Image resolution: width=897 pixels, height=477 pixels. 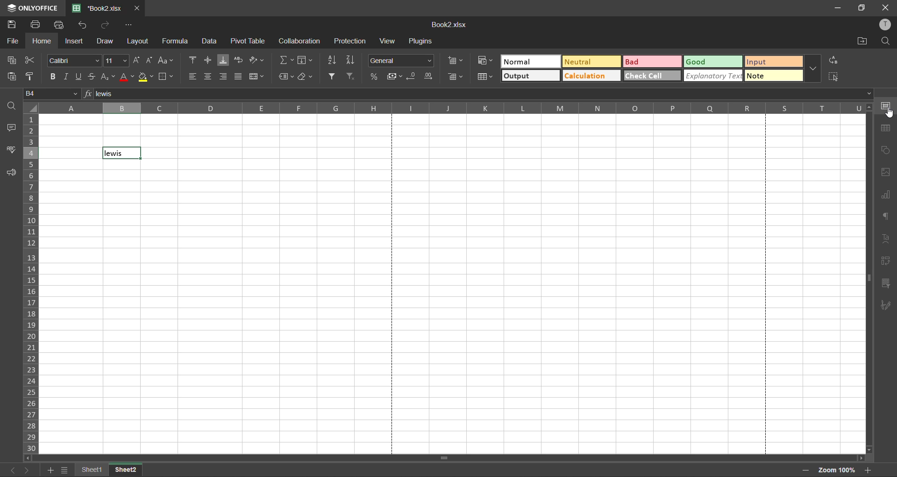 I want to click on previous, so click(x=12, y=470).